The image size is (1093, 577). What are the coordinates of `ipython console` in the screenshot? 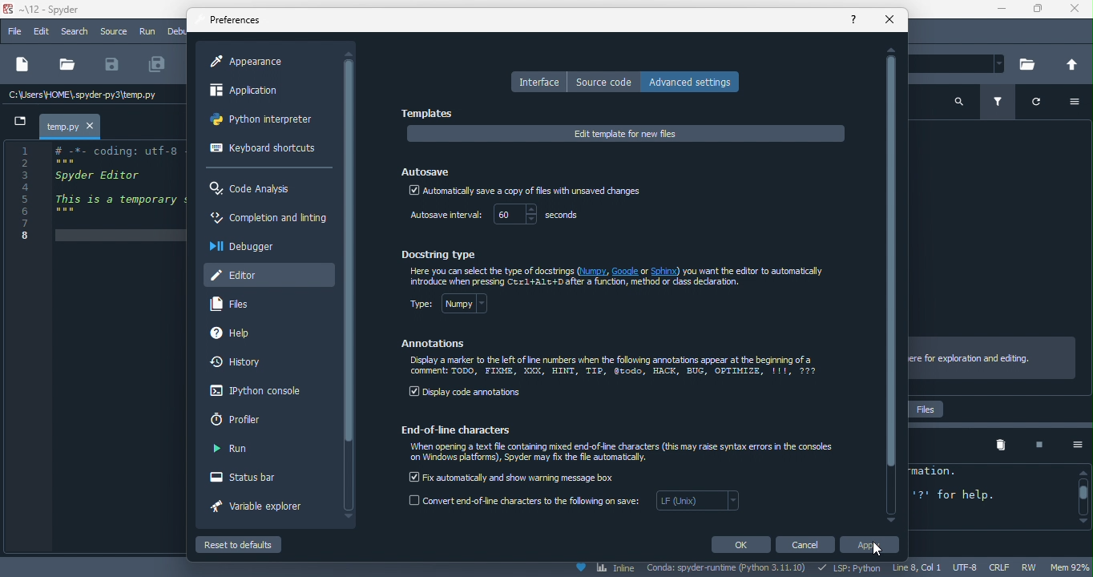 It's located at (252, 392).